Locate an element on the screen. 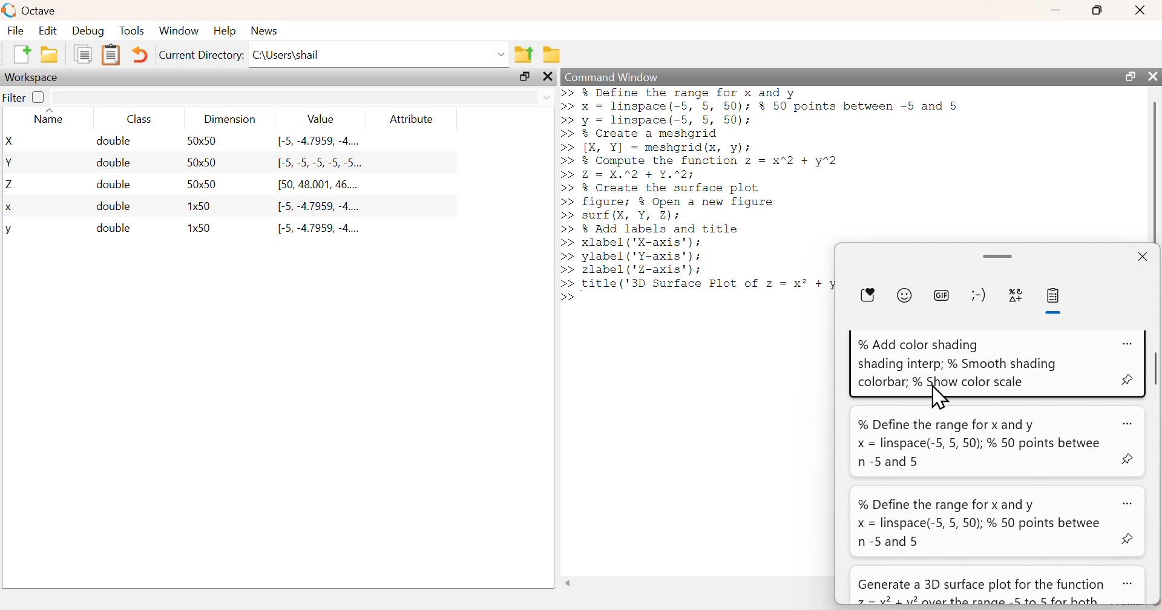  close is located at coordinates (1142, 10).